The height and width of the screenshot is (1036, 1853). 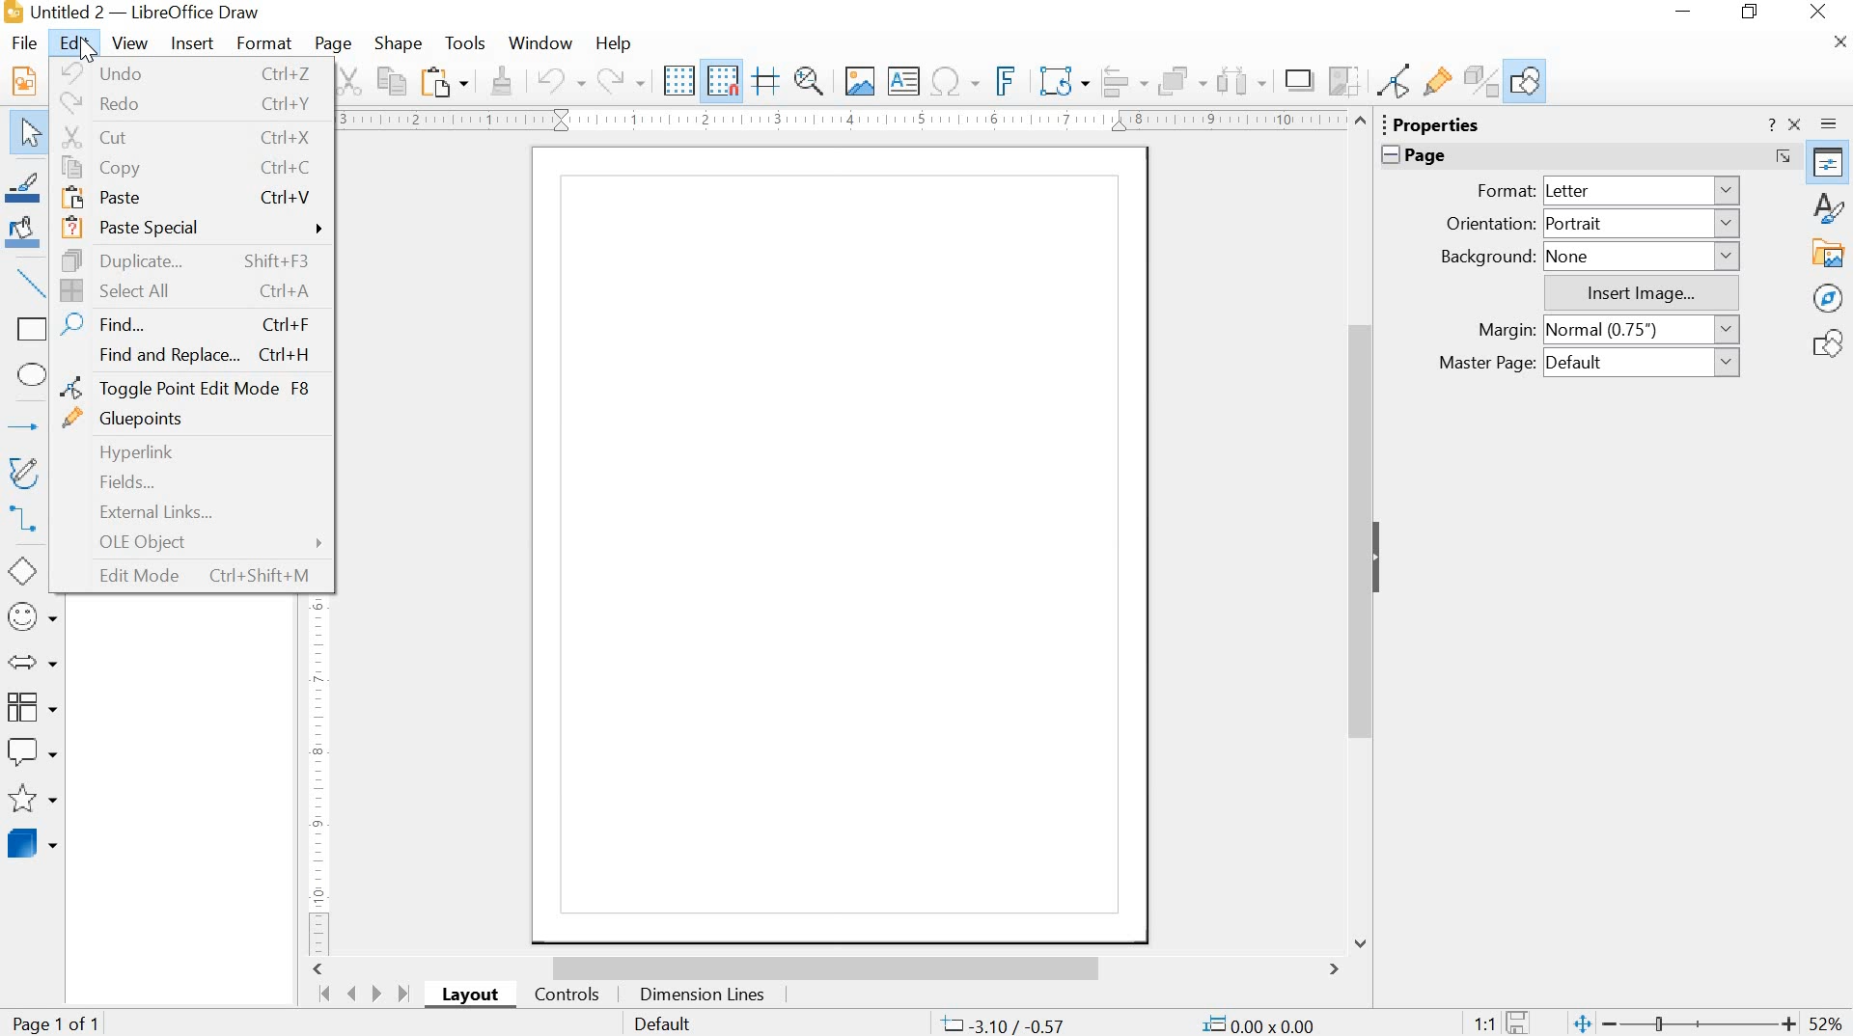 What do you see at coordinates (34, 664) in the screenshot?
I see `Block Arrows (double click for multi-selection)` at bounding box center [34, 664].